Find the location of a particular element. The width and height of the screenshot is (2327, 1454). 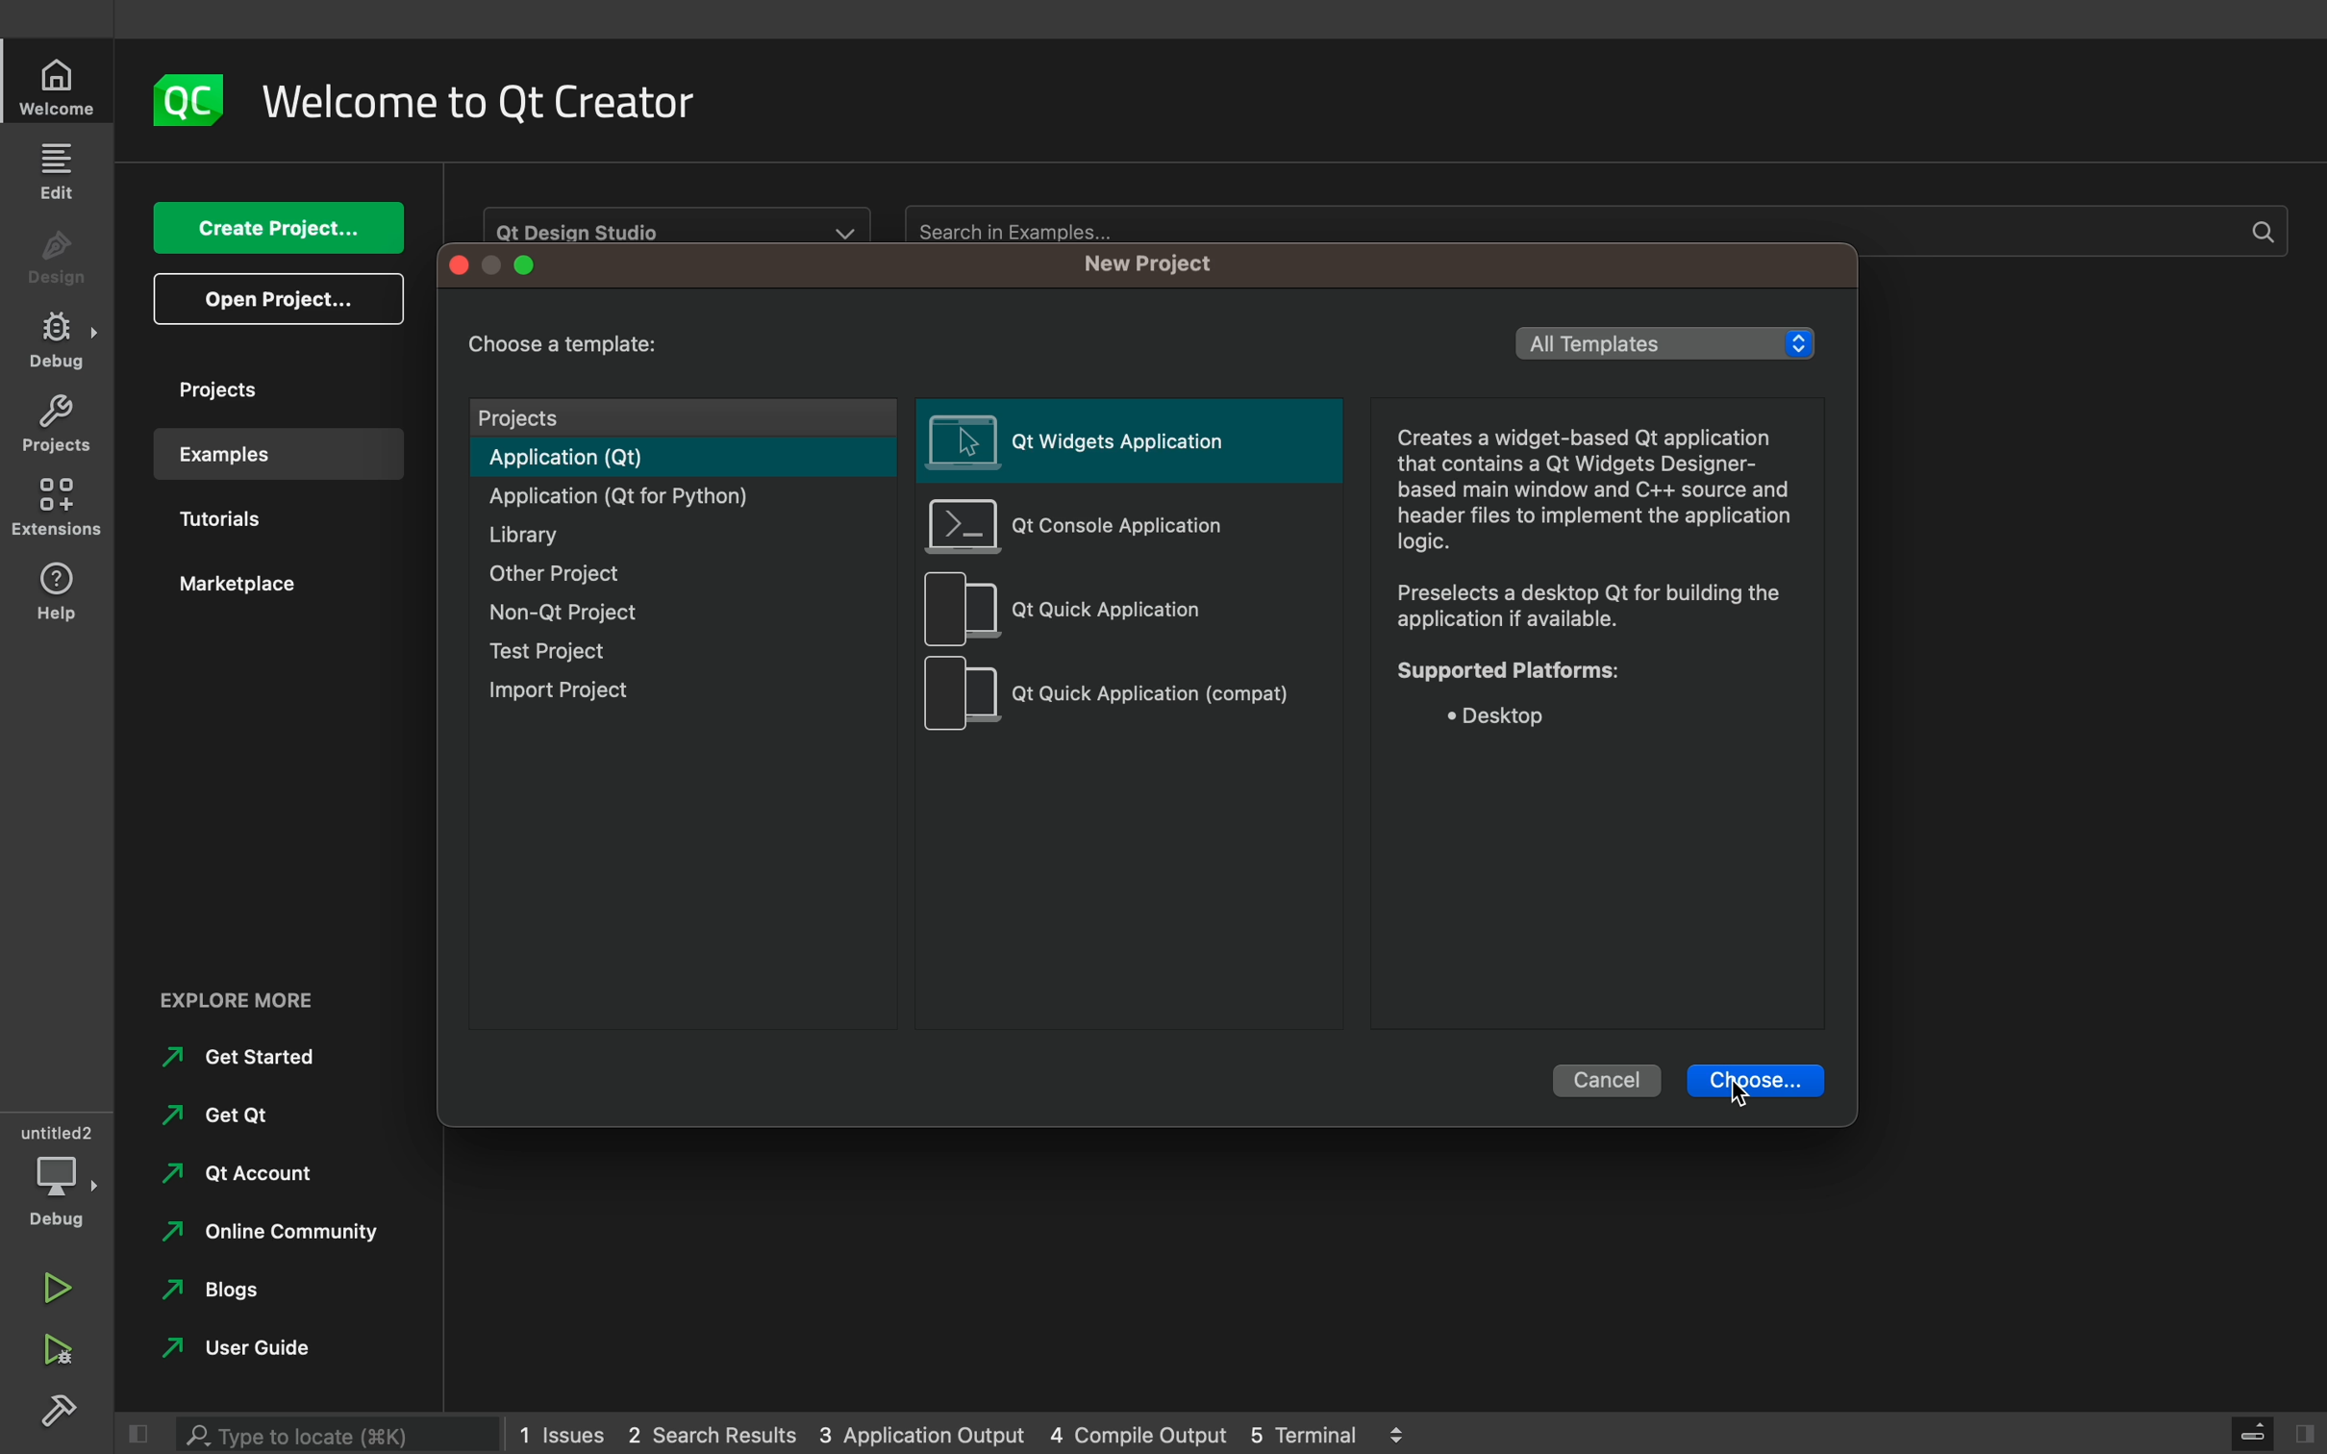

increase/decrease arrows is located at coordinates (1802, 345).